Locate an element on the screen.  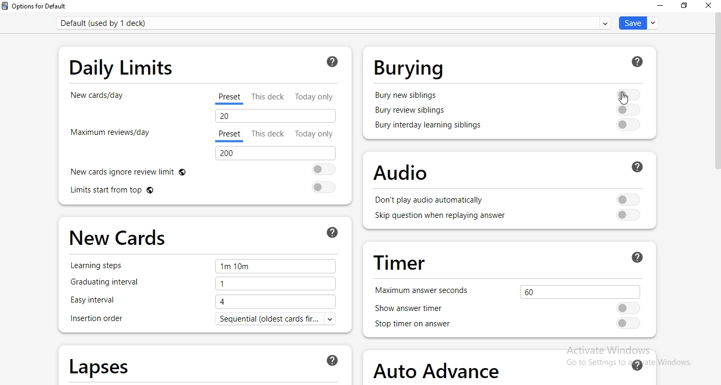
minimise is located at coordinates (659, 6).